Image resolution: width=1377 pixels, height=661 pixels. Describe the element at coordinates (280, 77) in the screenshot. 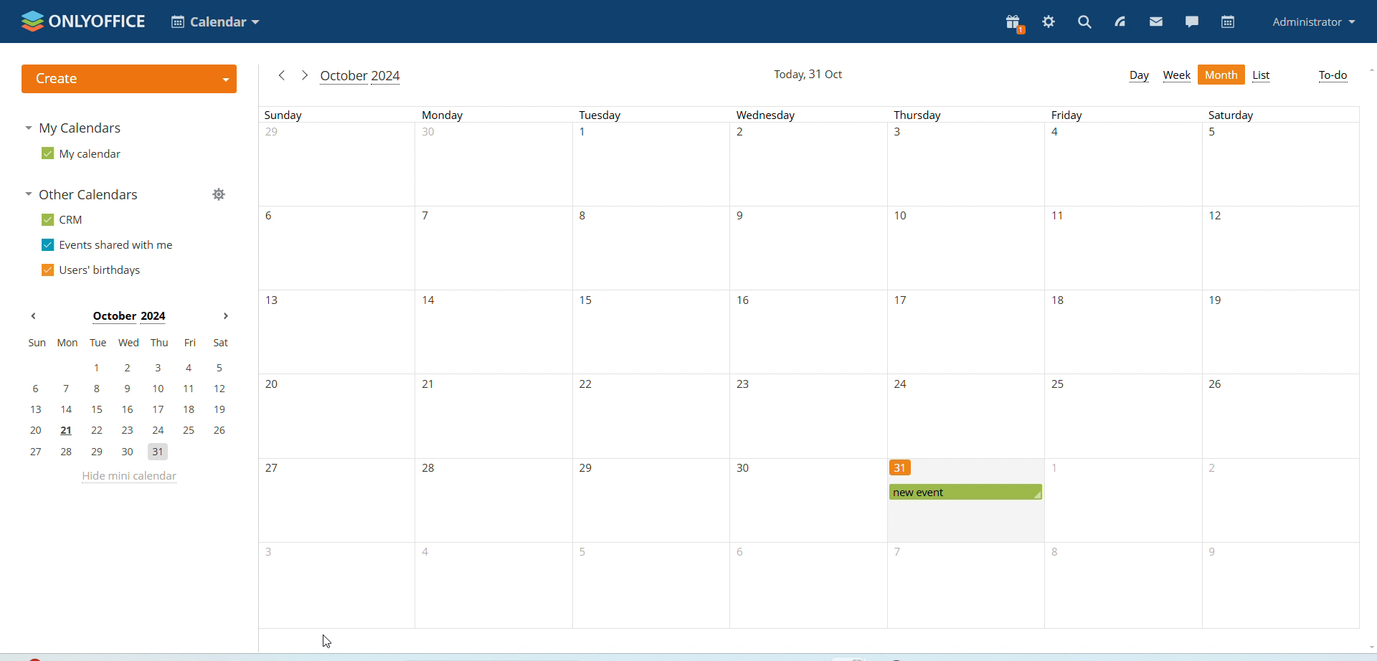

I see `go to previous month` at that location.